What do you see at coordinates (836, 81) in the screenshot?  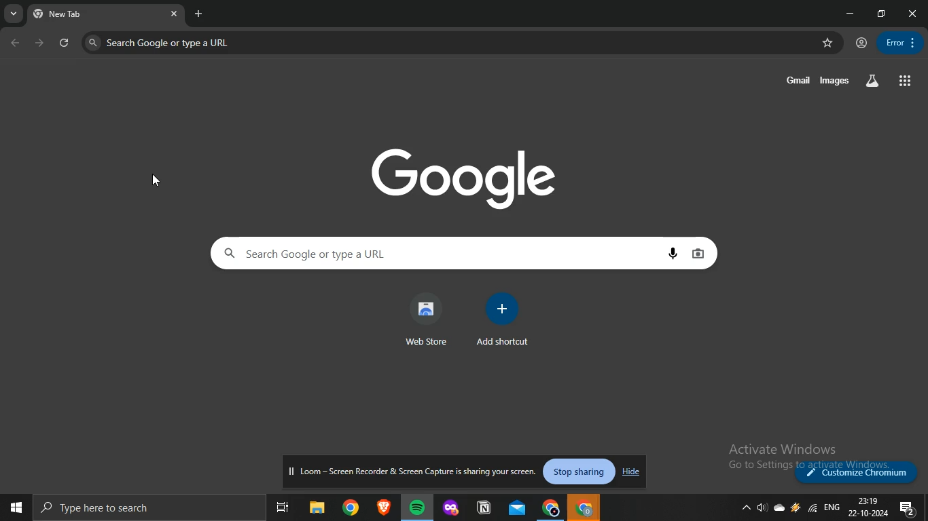 I see `images` at bounding box center [836, 81].